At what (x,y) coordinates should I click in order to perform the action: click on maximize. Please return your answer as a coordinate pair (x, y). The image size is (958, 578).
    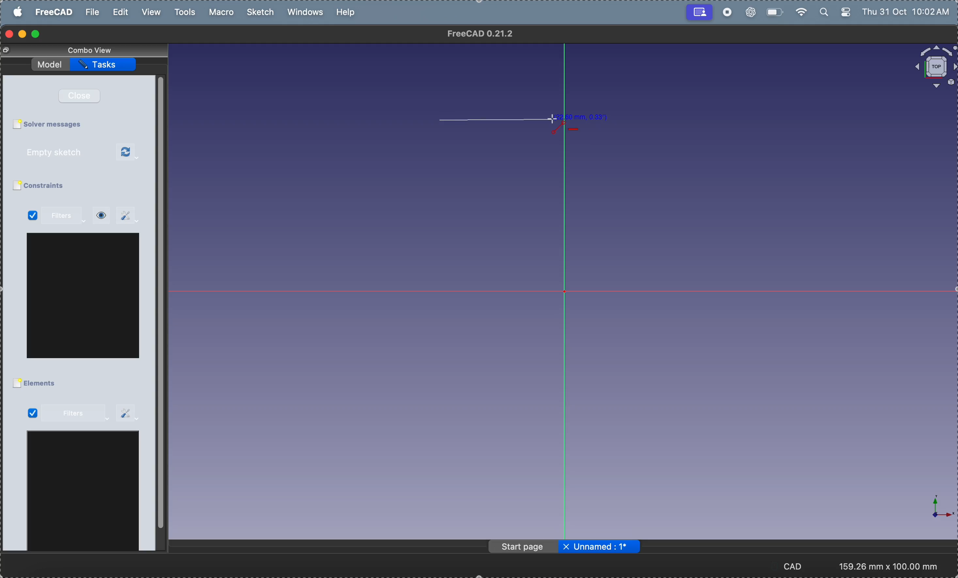
    Looking at the image, I should click on (37, 35).